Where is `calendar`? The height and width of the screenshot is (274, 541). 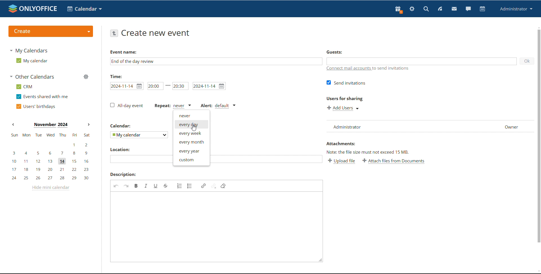 calendar is located at coordinates (482, 9).